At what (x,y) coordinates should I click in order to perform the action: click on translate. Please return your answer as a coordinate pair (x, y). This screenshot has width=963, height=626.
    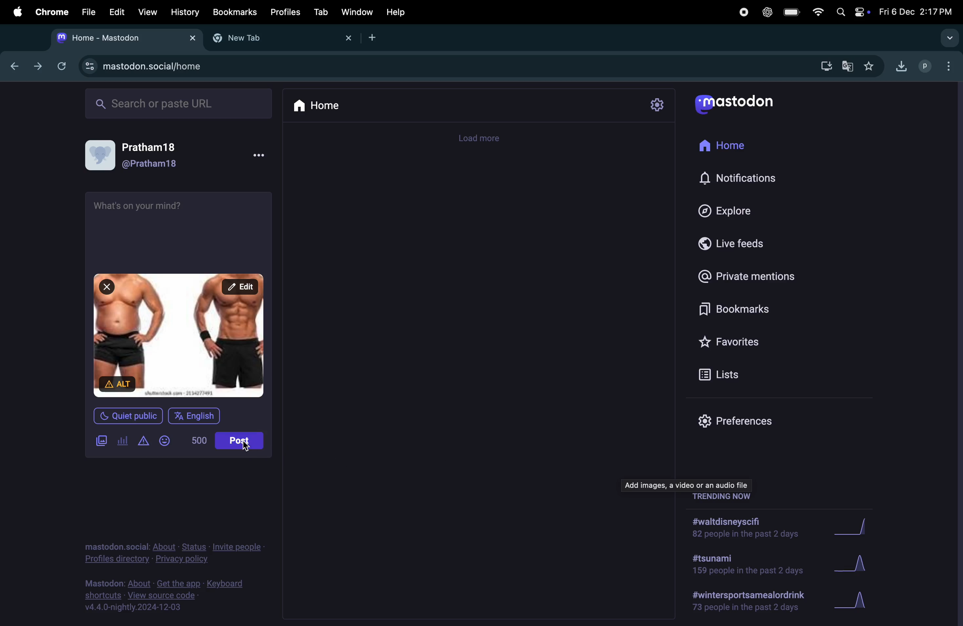
    Looking at the image, I should click on (850, 67).